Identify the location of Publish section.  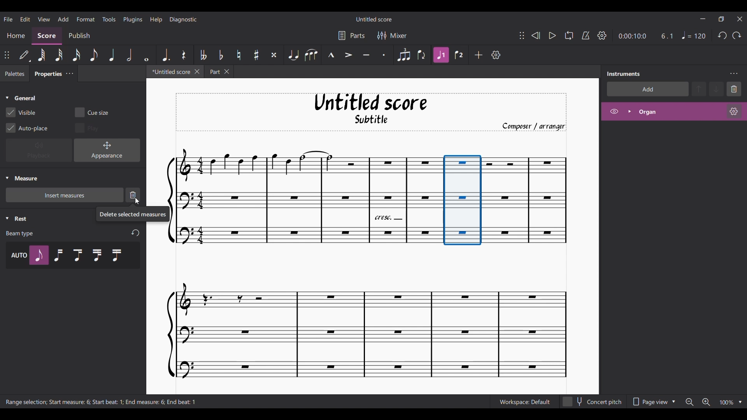
(79, 36).